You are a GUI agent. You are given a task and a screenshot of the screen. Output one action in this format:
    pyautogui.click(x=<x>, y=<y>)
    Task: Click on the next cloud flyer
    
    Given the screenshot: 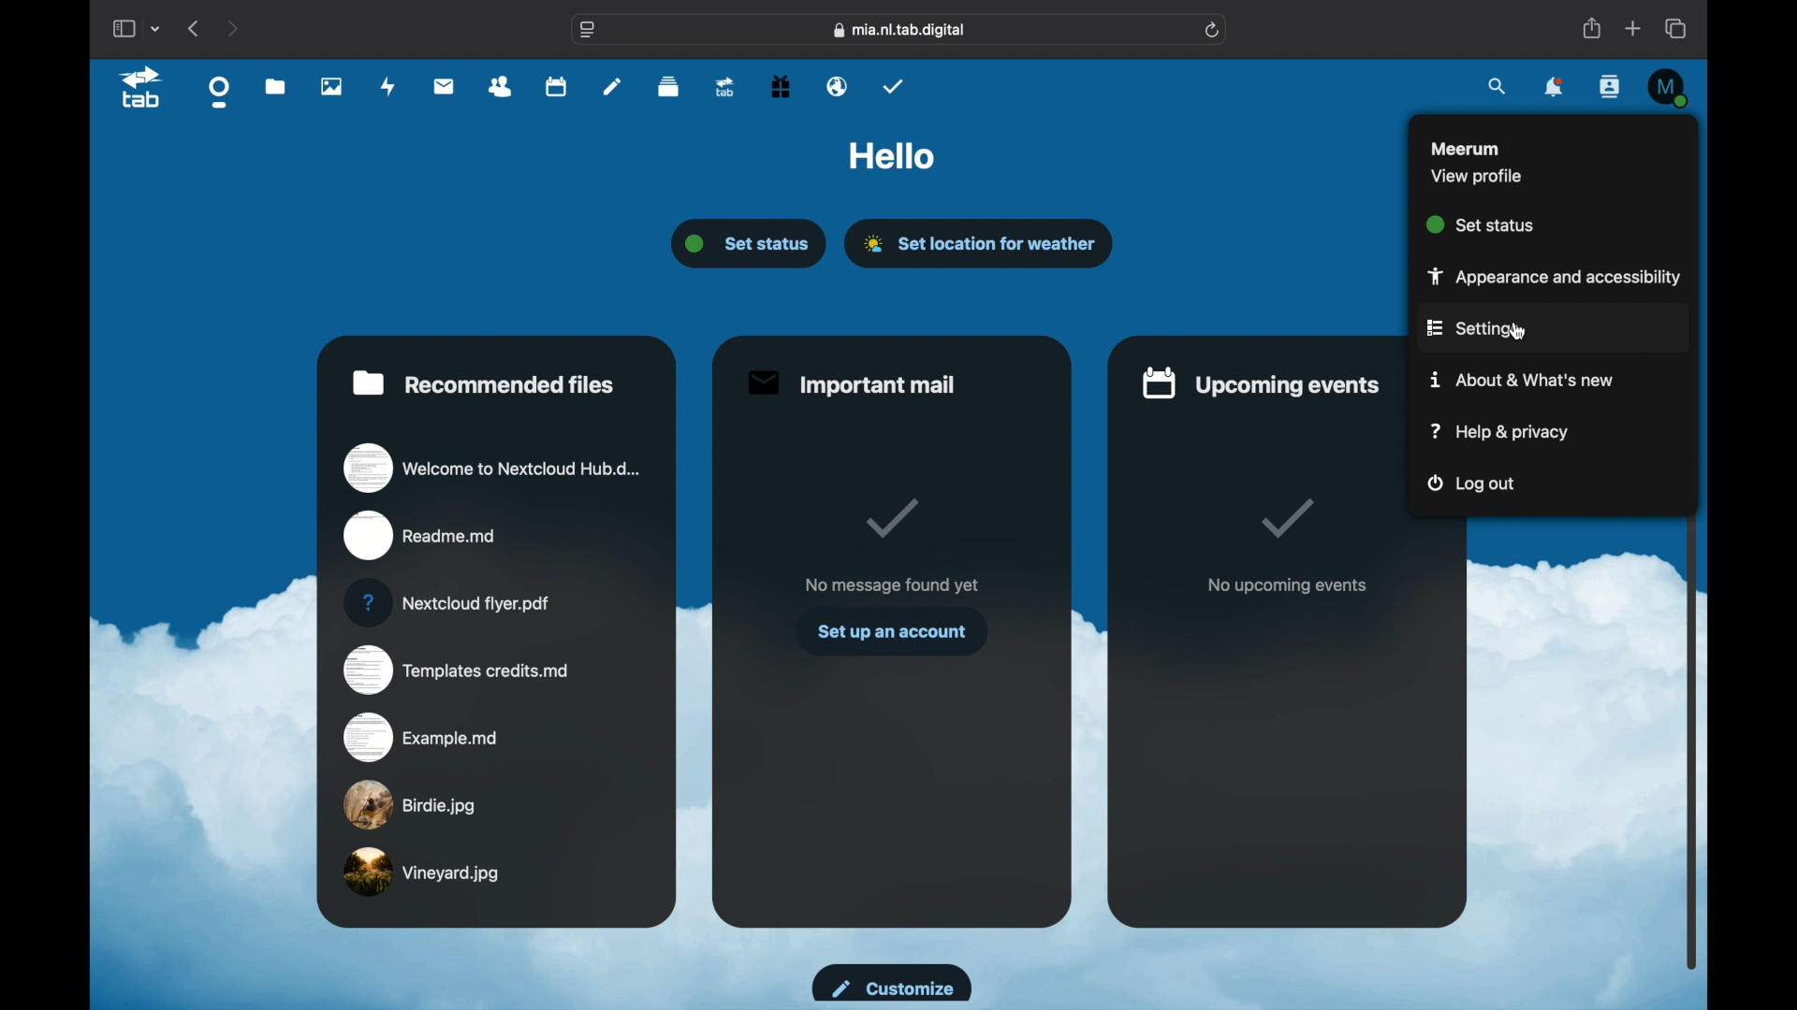 What is the action you would take?
    pyautogui.click(x=447, y=603)
    